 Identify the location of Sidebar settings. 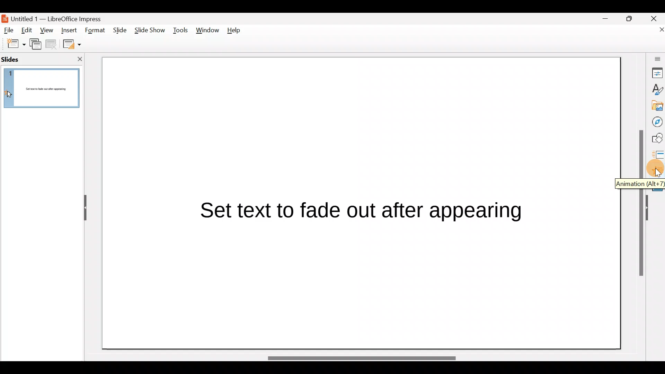
(656, 59).